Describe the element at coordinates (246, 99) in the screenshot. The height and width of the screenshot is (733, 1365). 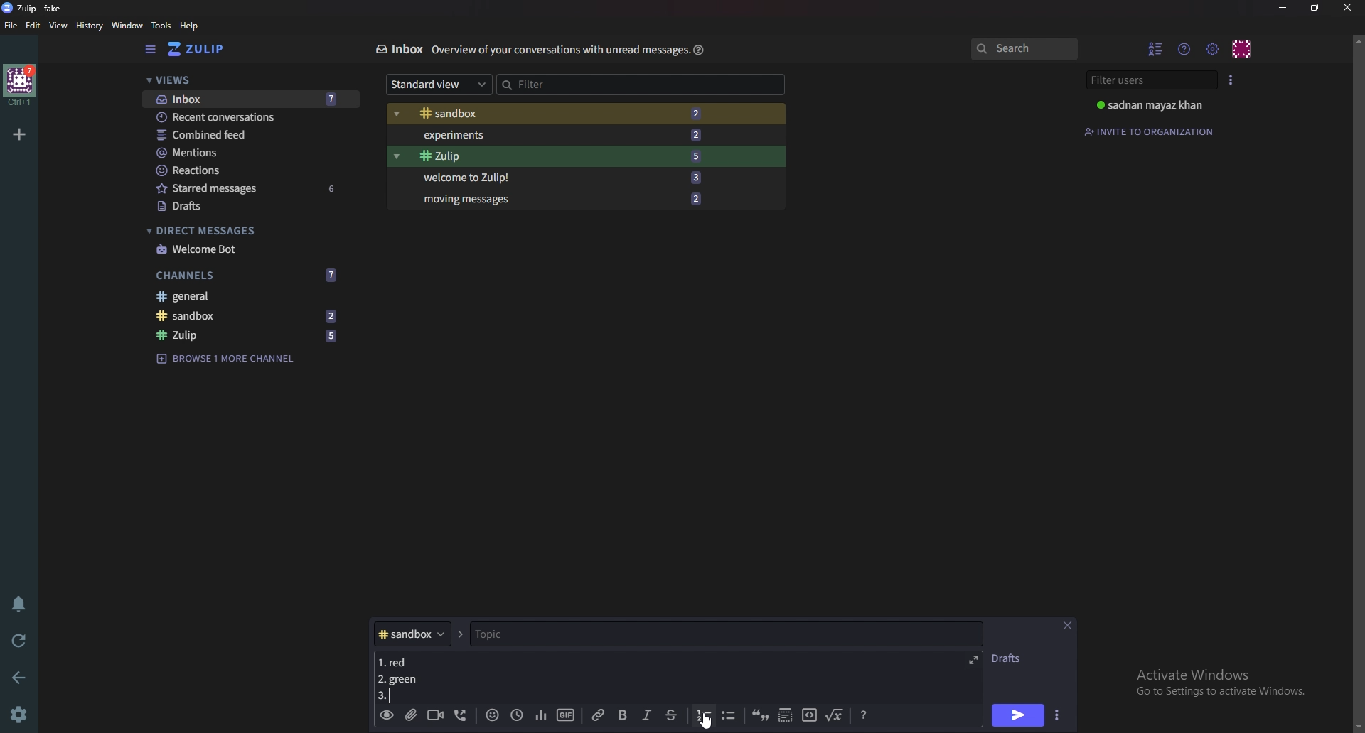
I see `Inbox` at that location.